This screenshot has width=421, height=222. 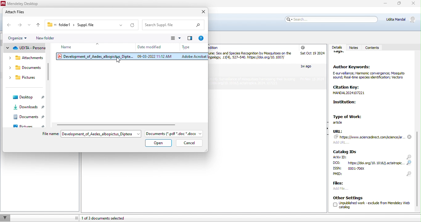 What do you see at coordinates (354, 45) in the screenshot?
I see `notes` at bounding box center [354, 45].